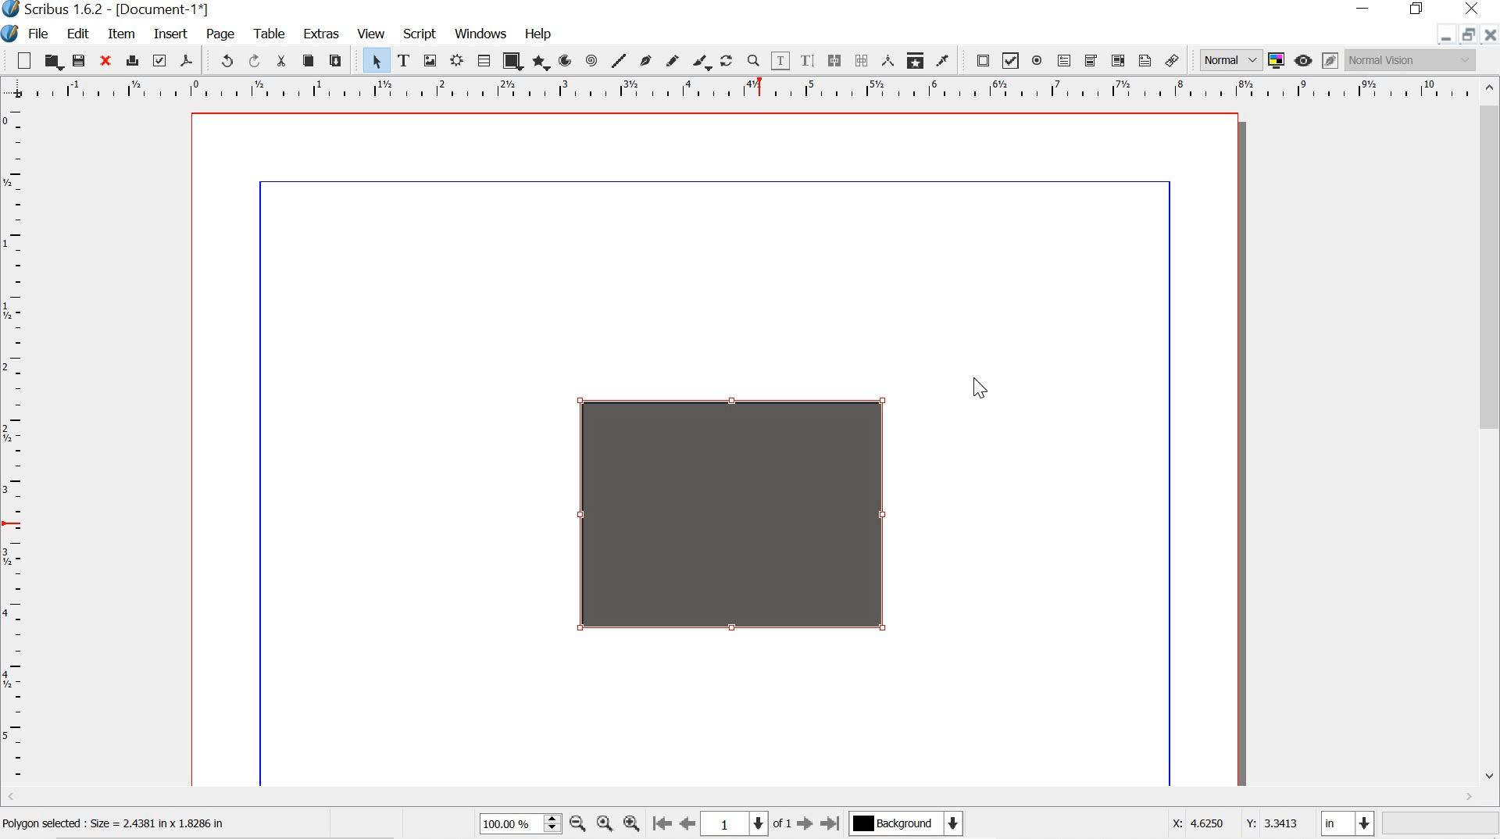 Image resolution: width=1500 pixels, height=839 pixels. Describe the element at coordinates (1145, 61) in the screenshot. I see `text annotation` at that location.